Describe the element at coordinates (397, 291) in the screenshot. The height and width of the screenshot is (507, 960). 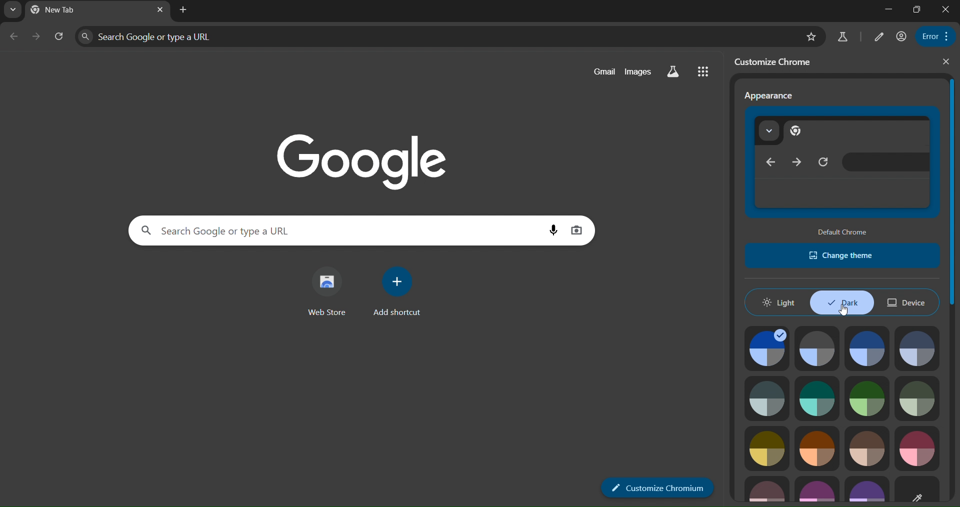
I see `add shorcut` at that location.